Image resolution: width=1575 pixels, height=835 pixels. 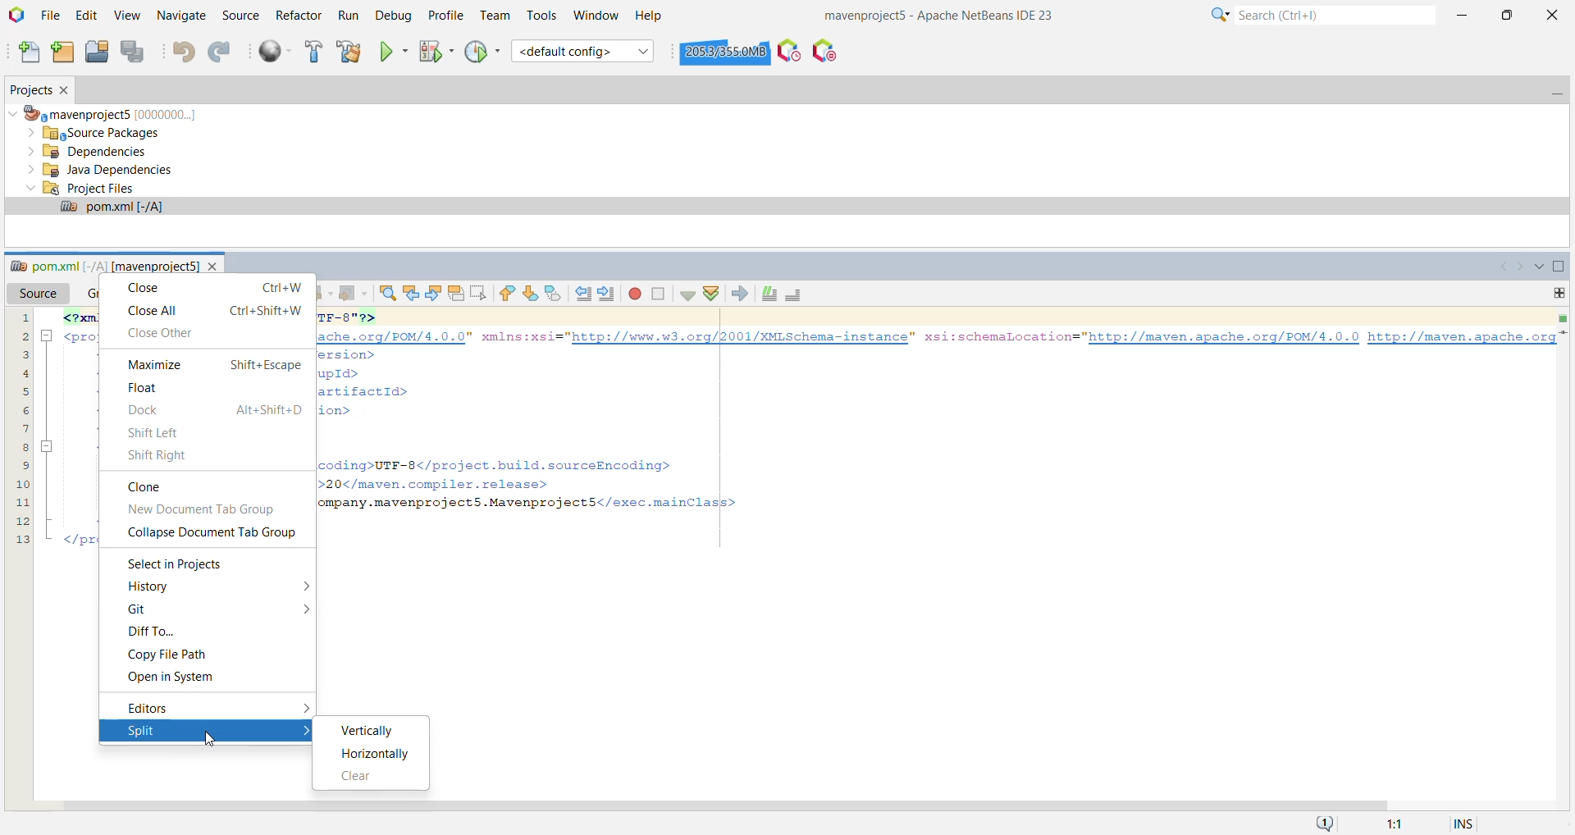 I want to click on Toggle Bookmark, so click(x=555, y=294).